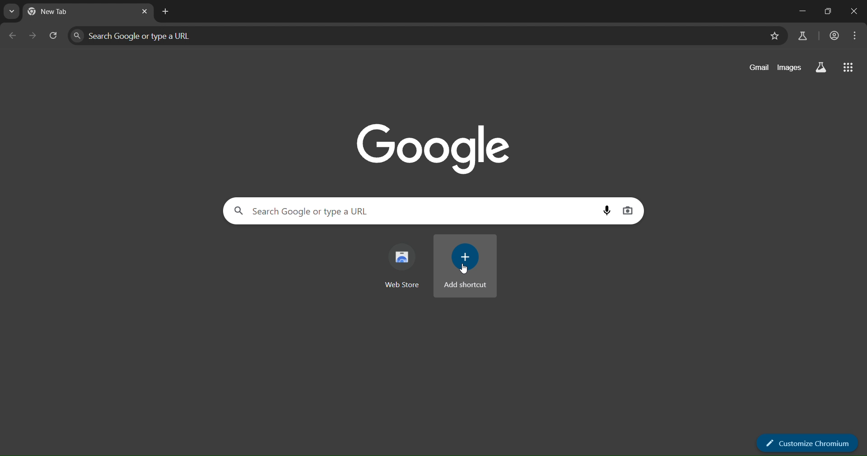 This screenshot has width=867, height=456. I want to click on search tabs, so click(14, 12).